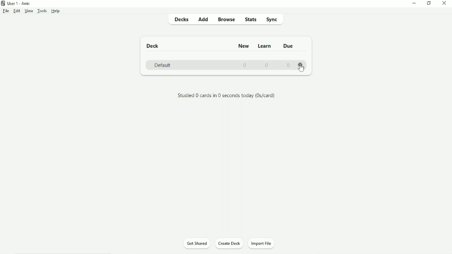 The height and width of the screenshot is (254, 452). Describe the element at coordinates (162, 65) in the screenshot. I see `Default` at that location.